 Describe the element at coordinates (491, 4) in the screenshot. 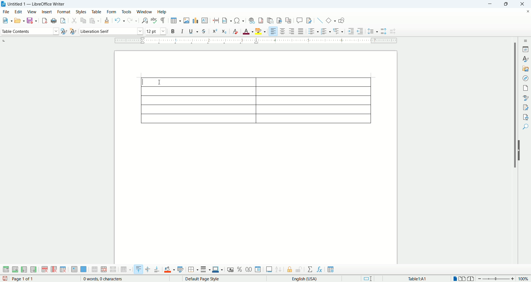

I see `minimize` at that location.